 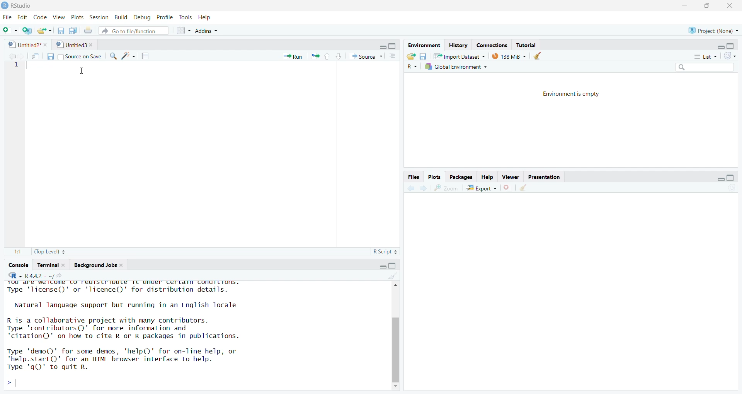 I want to click on Console, so click(x=18, y=265).